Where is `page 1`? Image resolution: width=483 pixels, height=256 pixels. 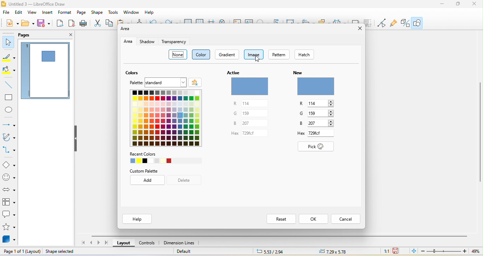 page 1 is located at coordinates (47, 71).